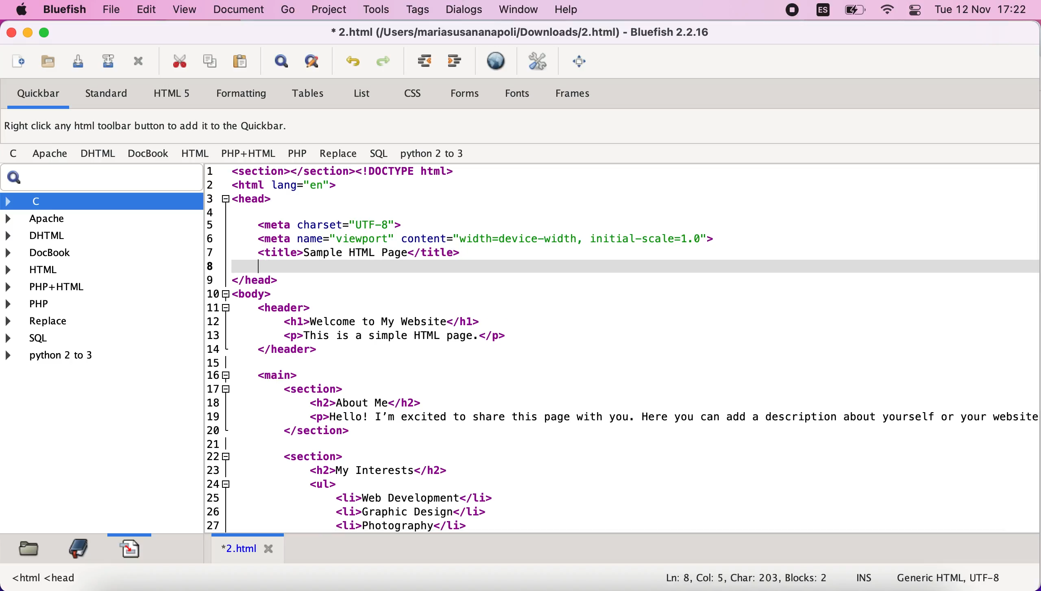 This screenshot has width=1041, height=591. What do you see at coordinates (312, 94) in the screenshot?
I see `tables` at bounding box center [312, 94].